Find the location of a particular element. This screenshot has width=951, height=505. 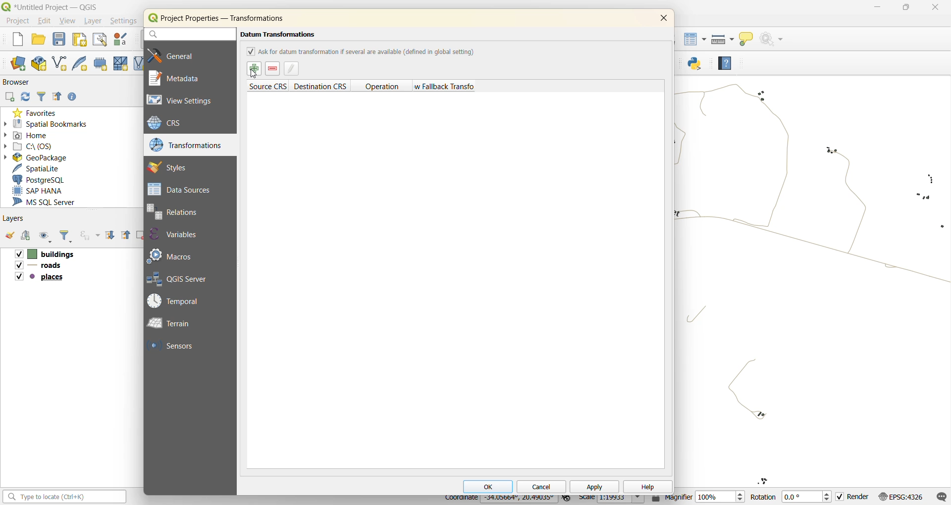

home is located at coordinates (31, 134).